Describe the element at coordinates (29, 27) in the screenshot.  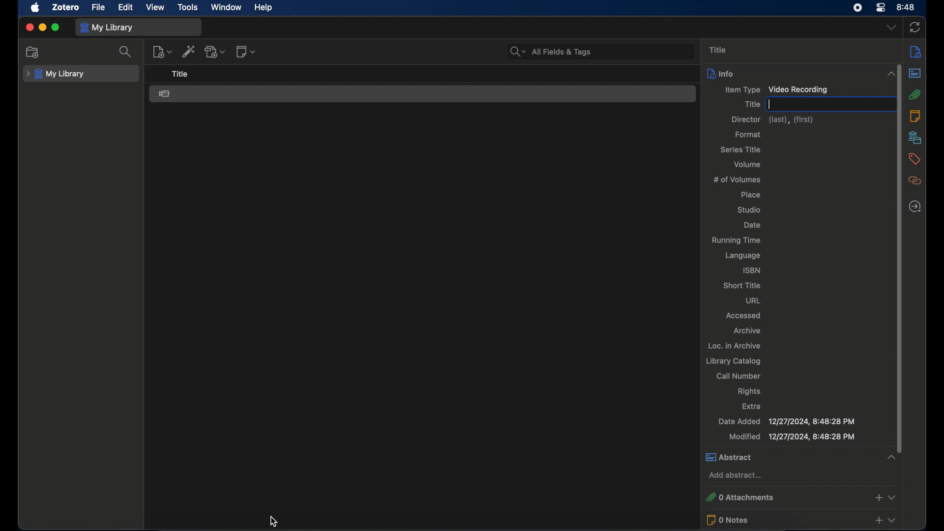
I see `close` at that location.